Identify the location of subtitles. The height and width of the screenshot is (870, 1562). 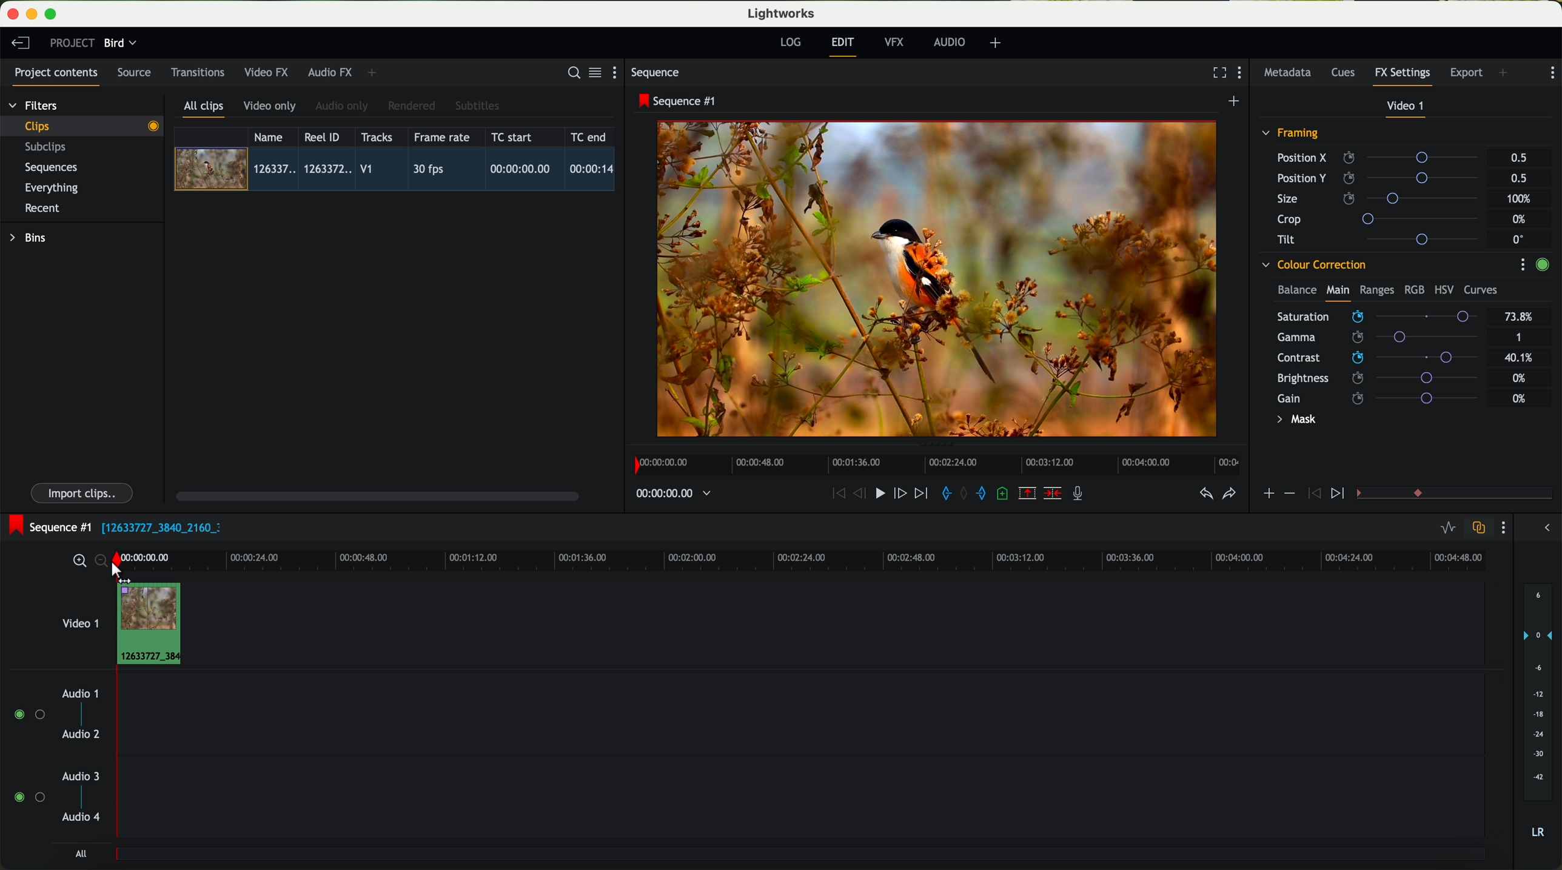
(475, 106).